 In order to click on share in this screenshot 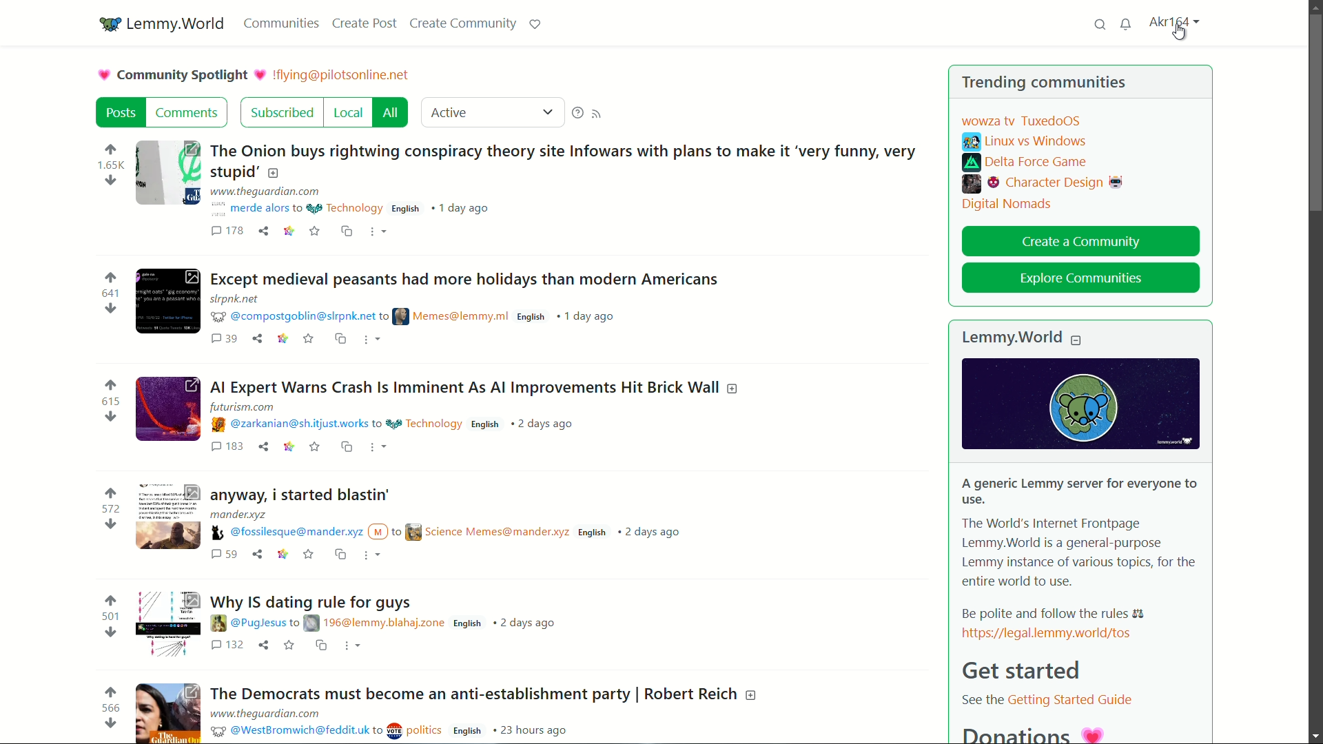, I will do `click(265, 643)`.